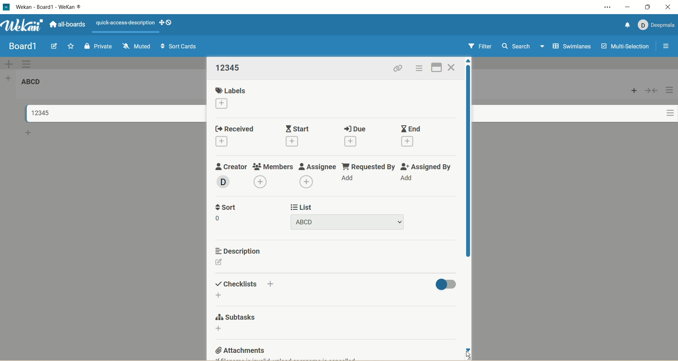  Describe the element at coordinates (478, 47) in the screenshot. I see `filter` at that location.